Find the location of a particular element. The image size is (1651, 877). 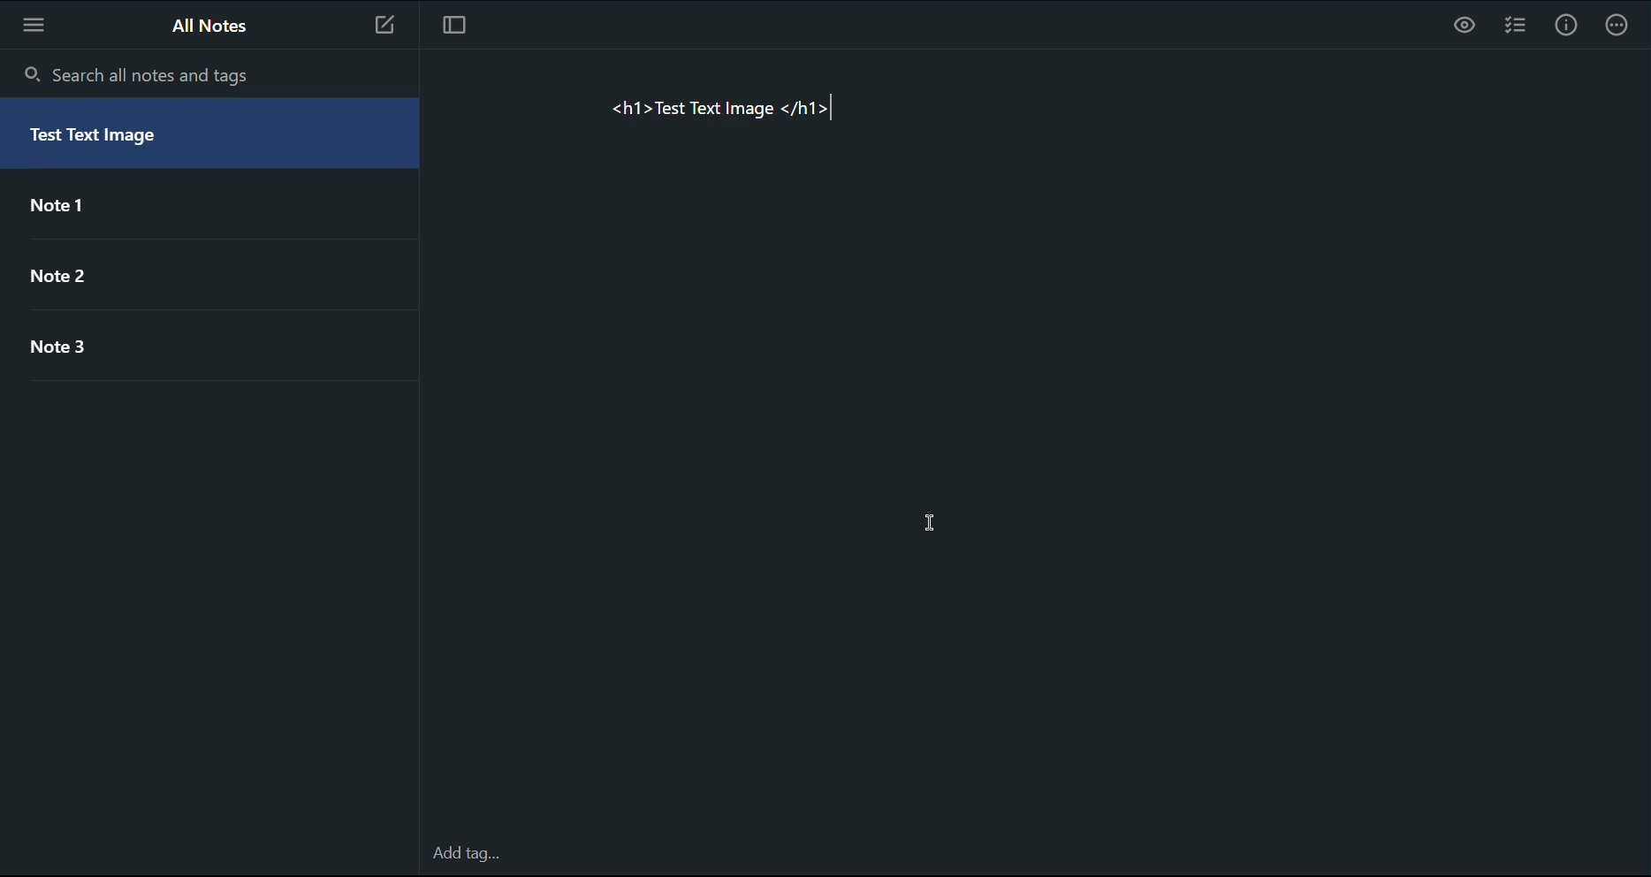

Cursor is located at coordinates (931, 523).